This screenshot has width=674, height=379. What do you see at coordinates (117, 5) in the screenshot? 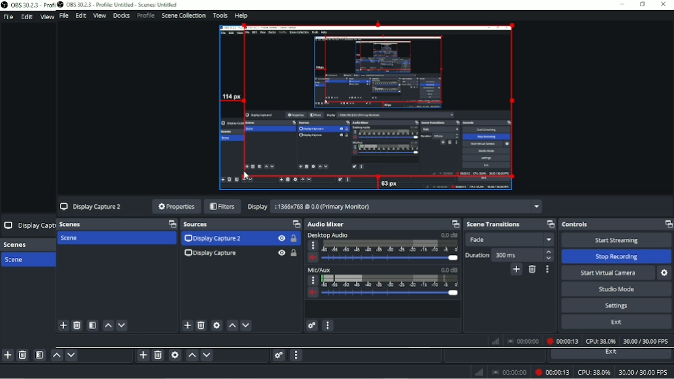
I see `OBS 30.2.3 - Profile Untitled - Scenes: Untitled` at bounding box center [117, 5].